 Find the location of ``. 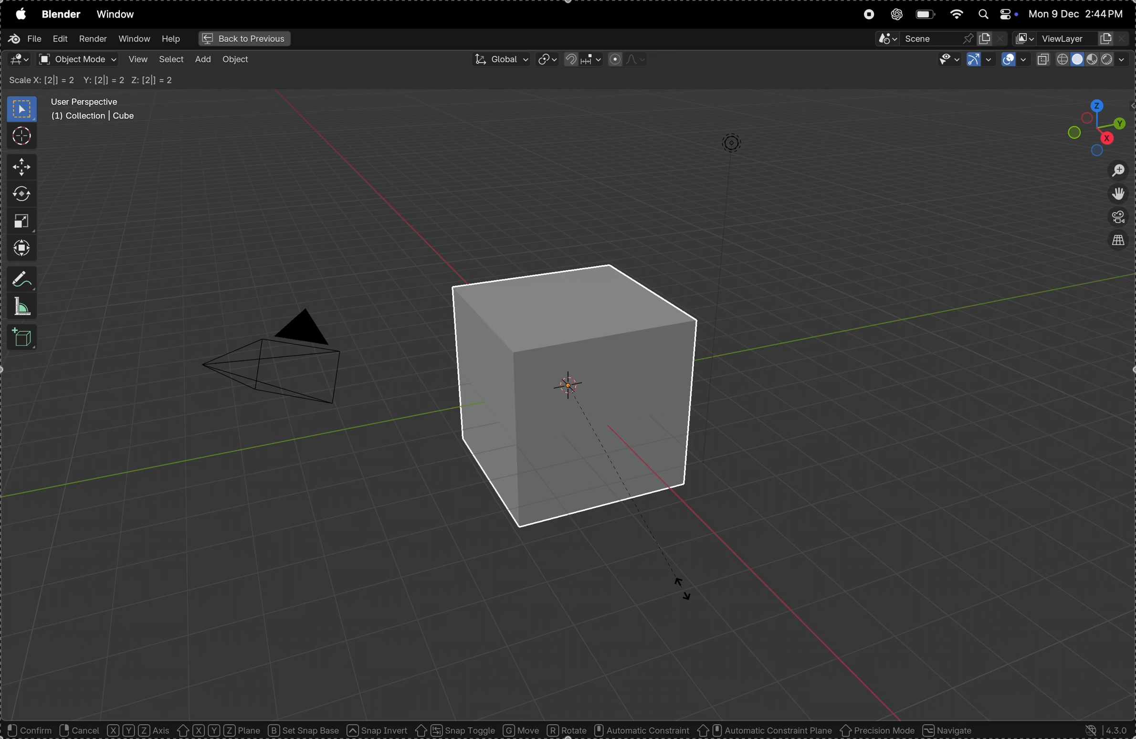

 is located at coordinates (133, 38).